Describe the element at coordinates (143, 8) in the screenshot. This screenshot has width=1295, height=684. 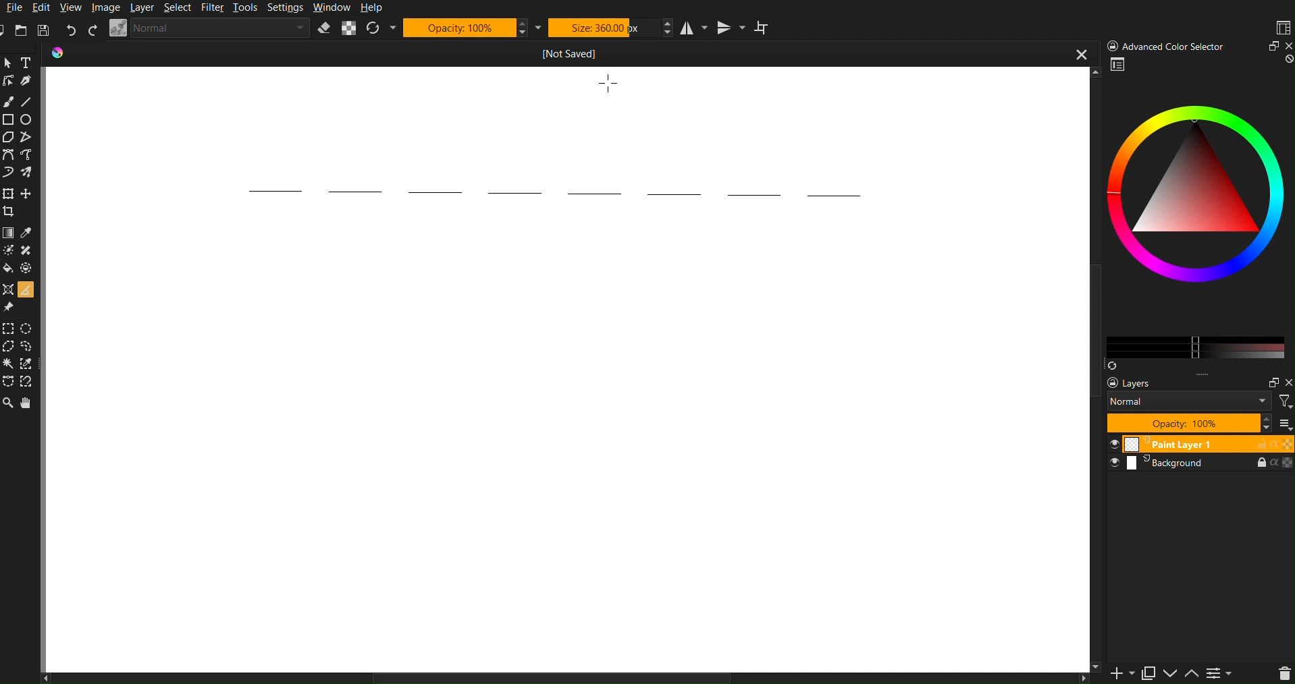
I see `Layer` at that location.